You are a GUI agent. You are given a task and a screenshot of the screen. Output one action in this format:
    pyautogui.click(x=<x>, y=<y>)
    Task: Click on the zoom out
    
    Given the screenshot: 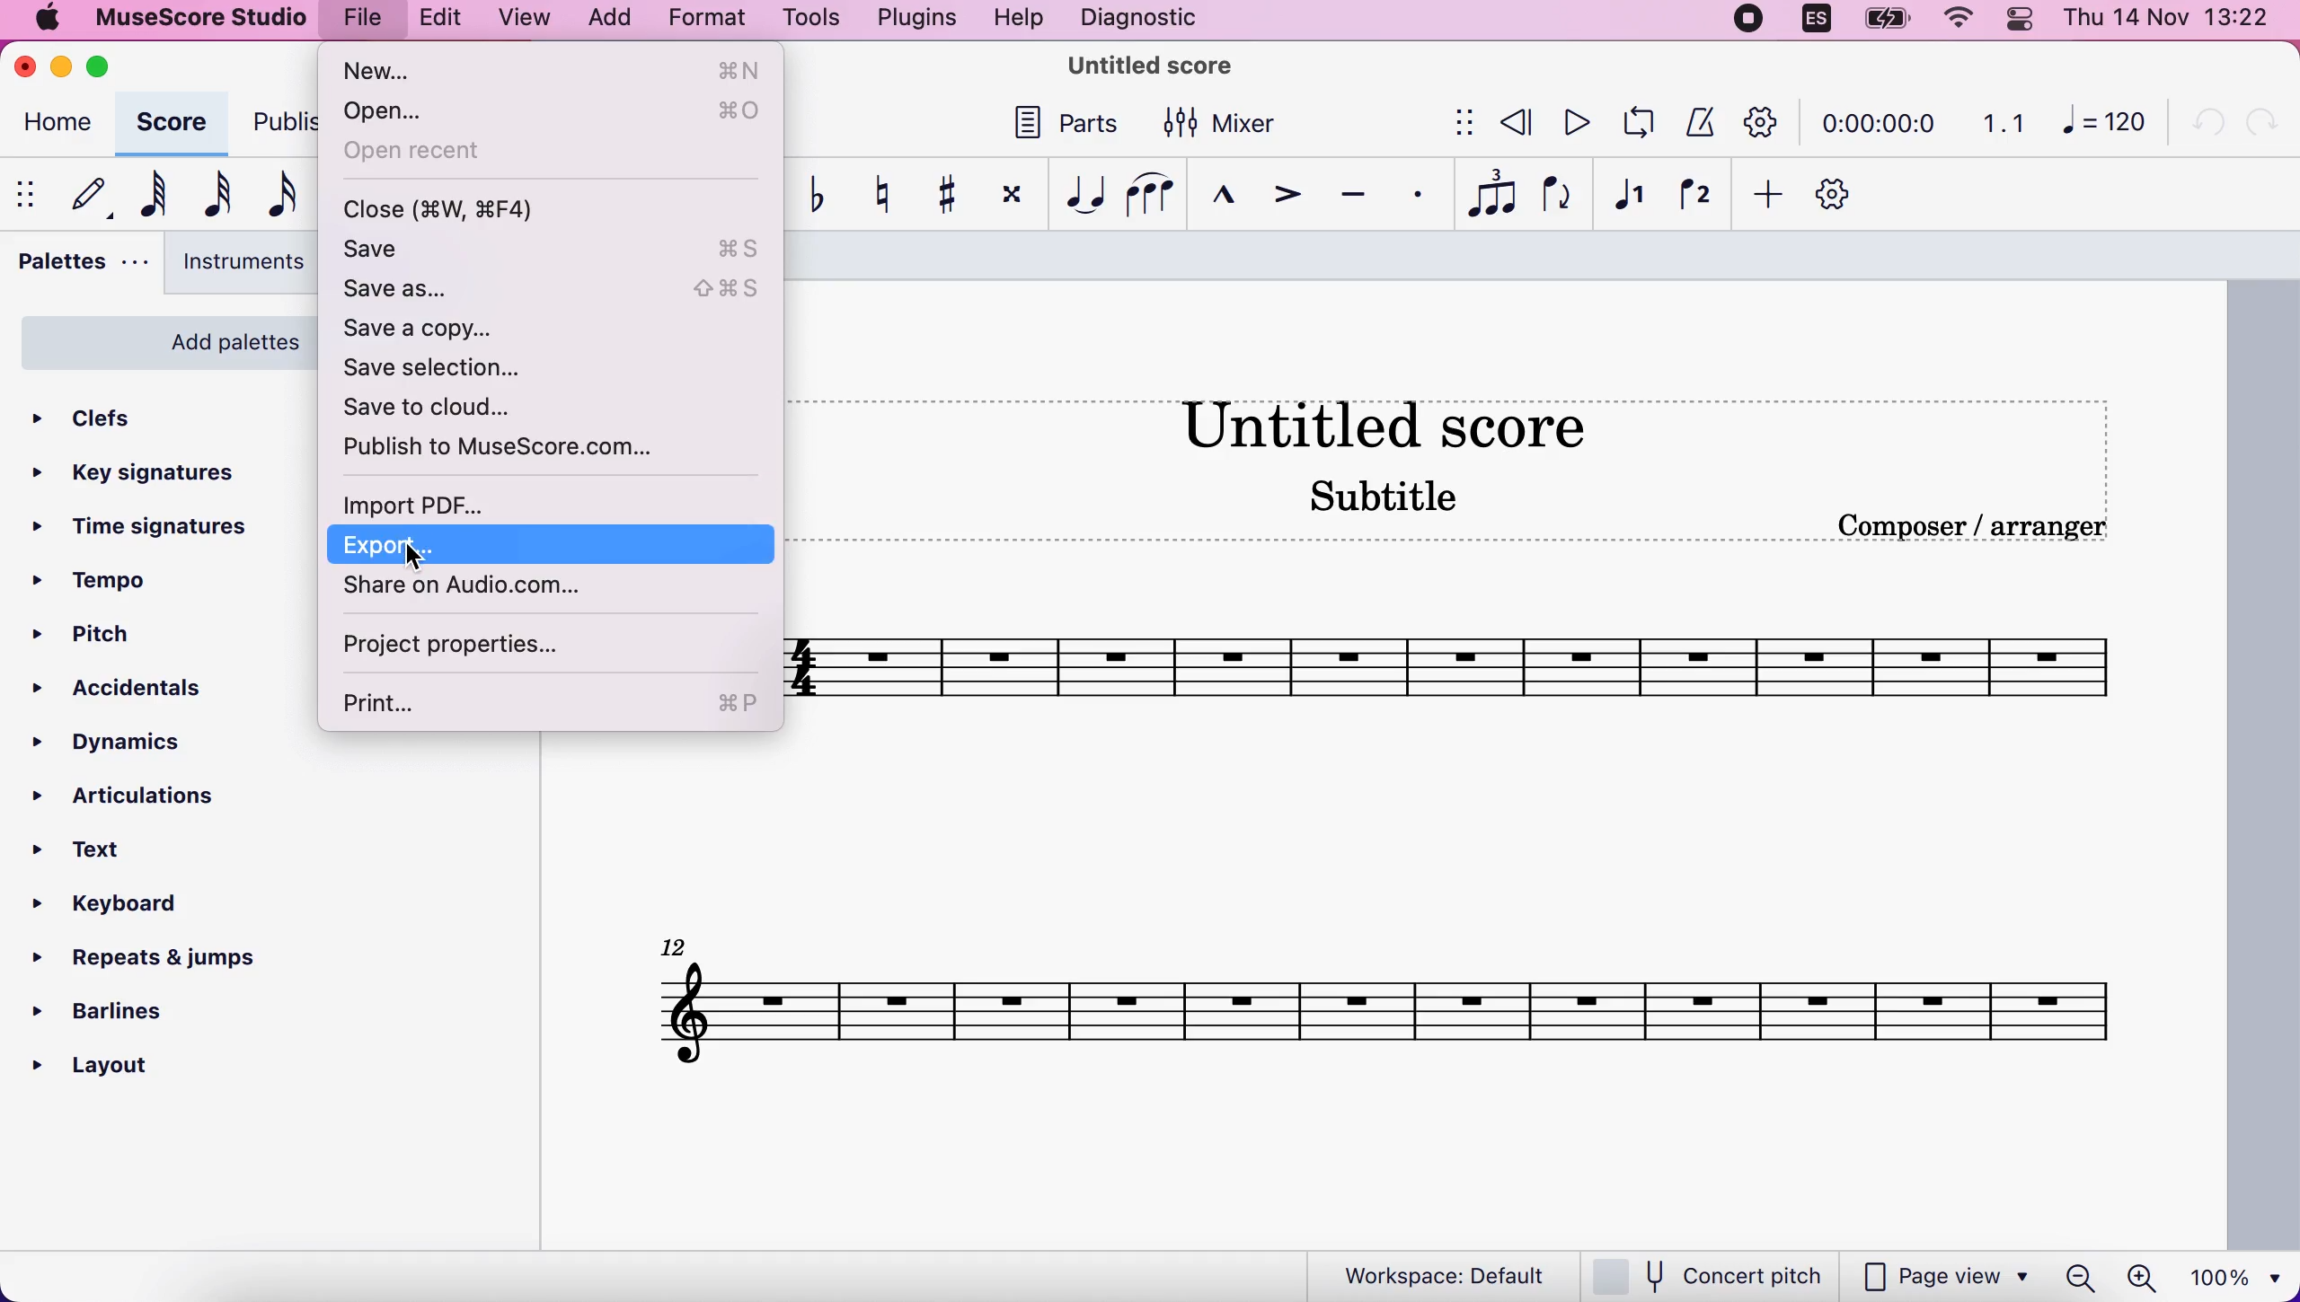 What is the action you would take?
    pyautogui.click(x=2074, y=1277)
    